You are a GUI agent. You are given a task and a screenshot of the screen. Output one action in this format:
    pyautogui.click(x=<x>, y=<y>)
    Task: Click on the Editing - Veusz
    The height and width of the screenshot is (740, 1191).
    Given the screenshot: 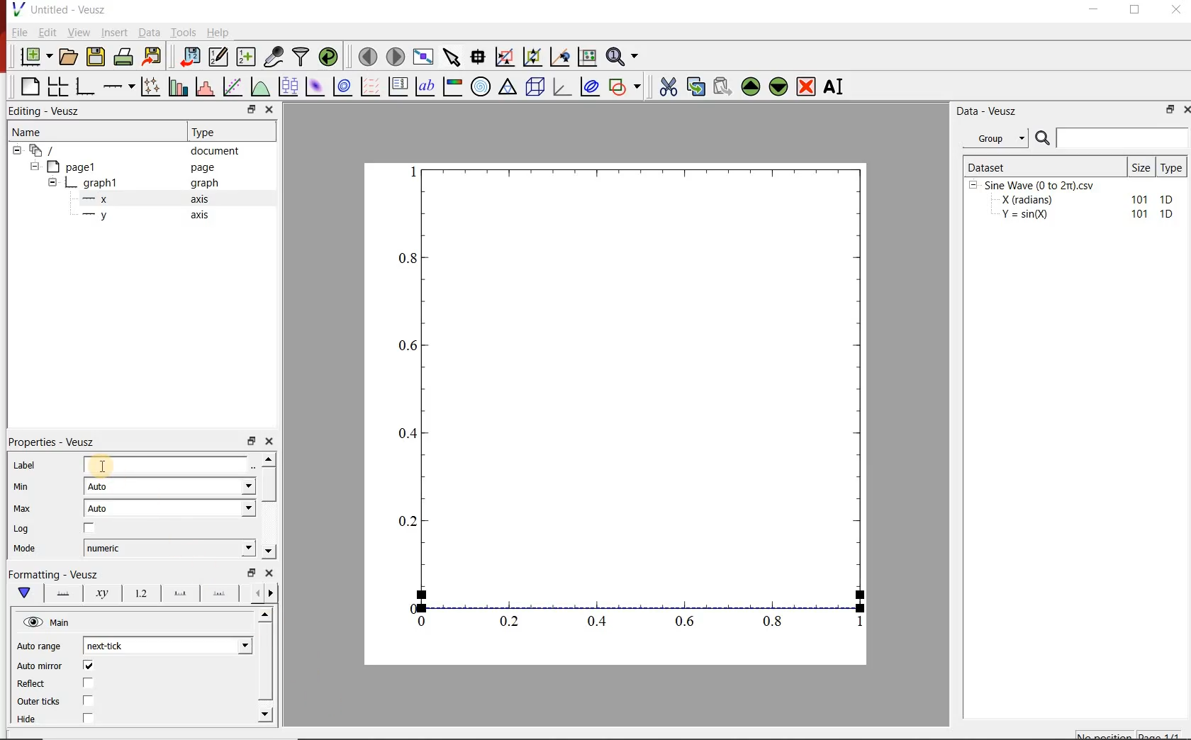 What is the action you would take?
    pyautogui.click(x=47, y=111)
    